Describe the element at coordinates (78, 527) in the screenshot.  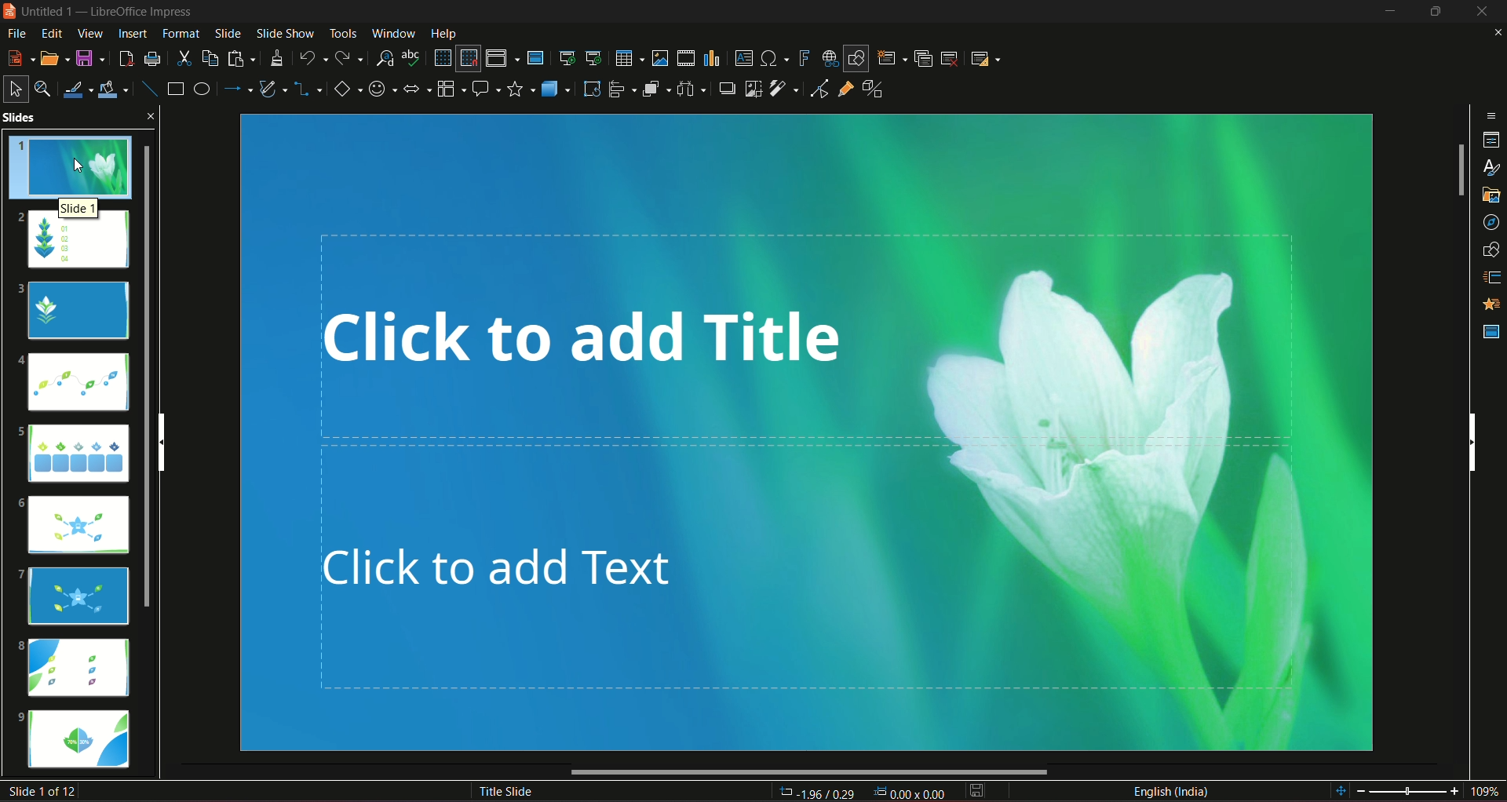
I see `slide 6` at that location.